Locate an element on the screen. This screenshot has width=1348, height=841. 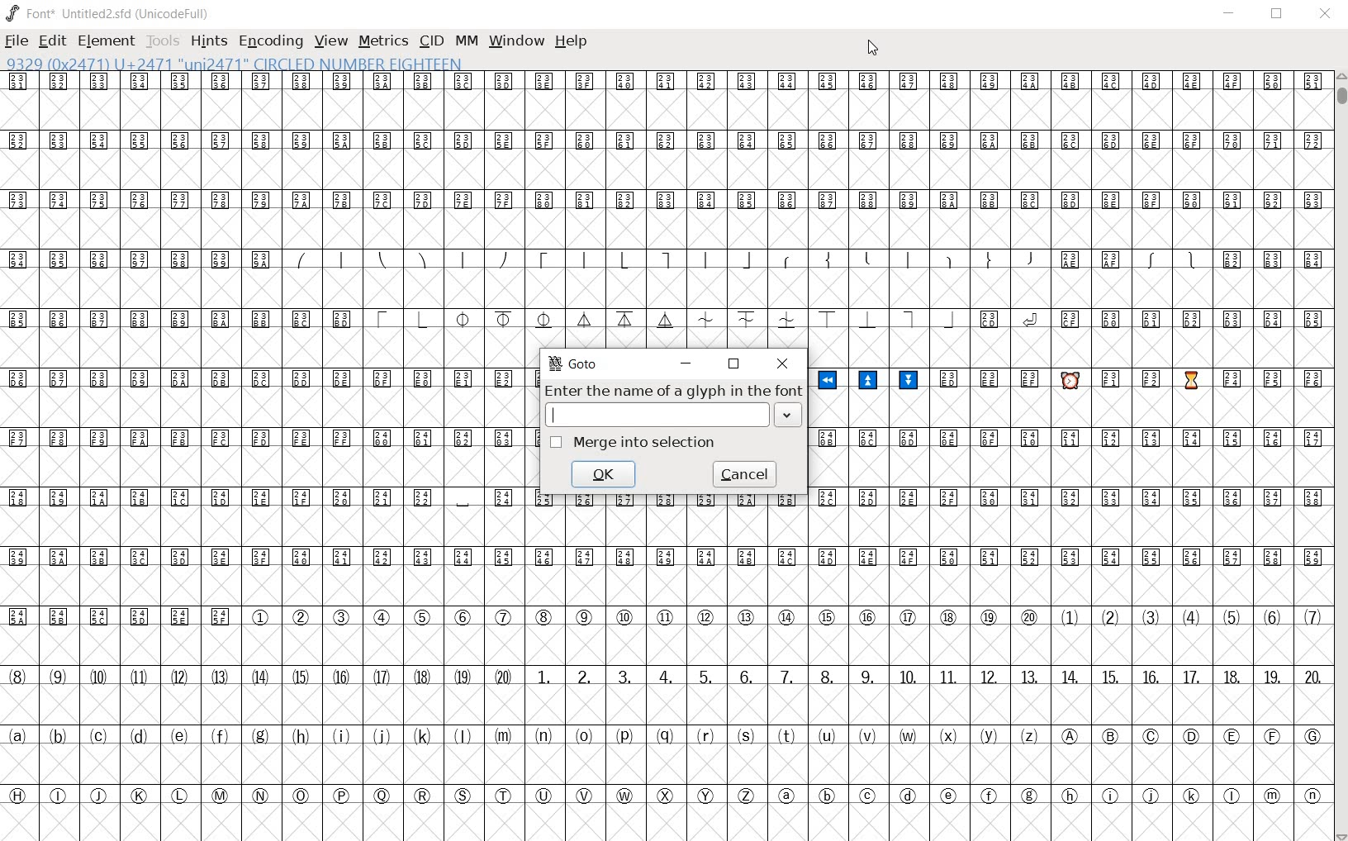
hints is located at coordinates (209, 43).